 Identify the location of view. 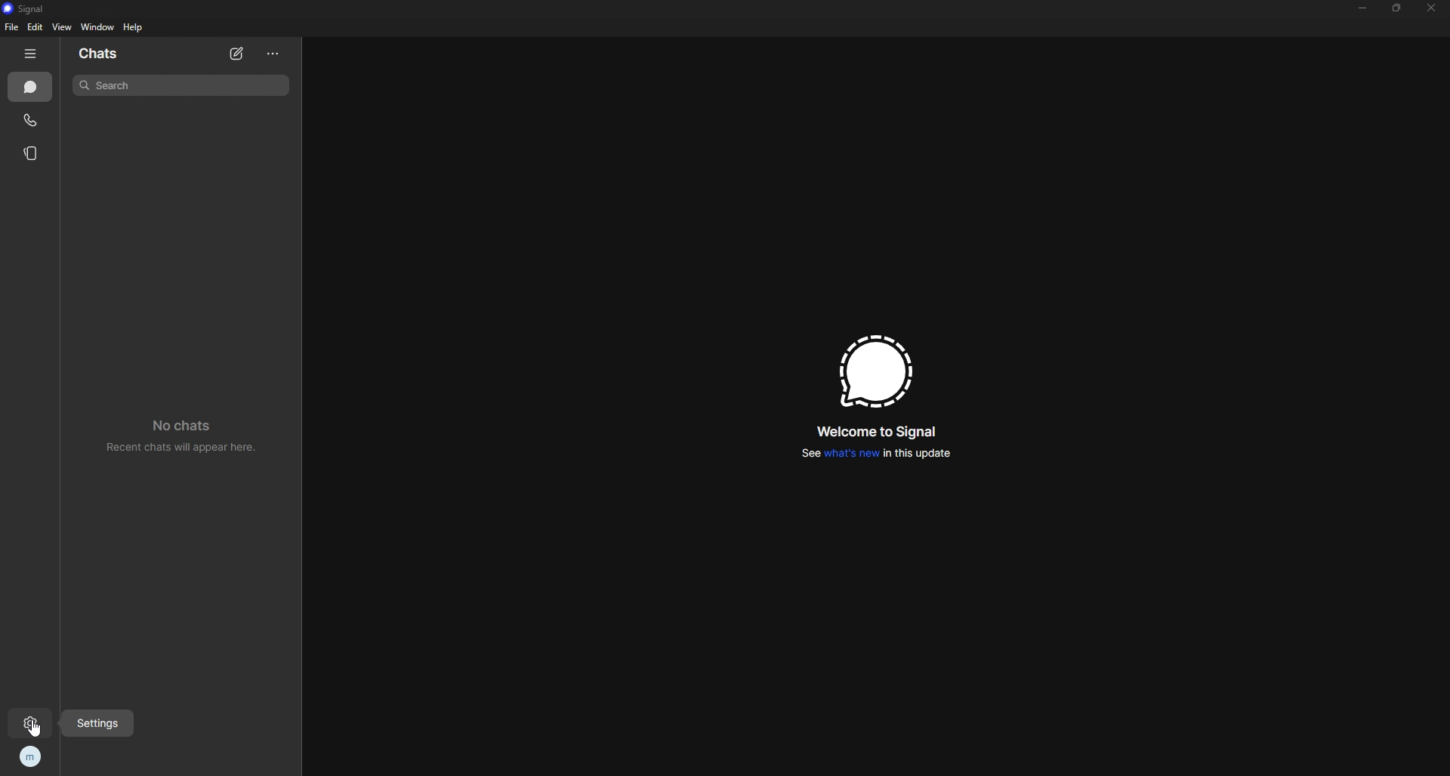
(62, 27).